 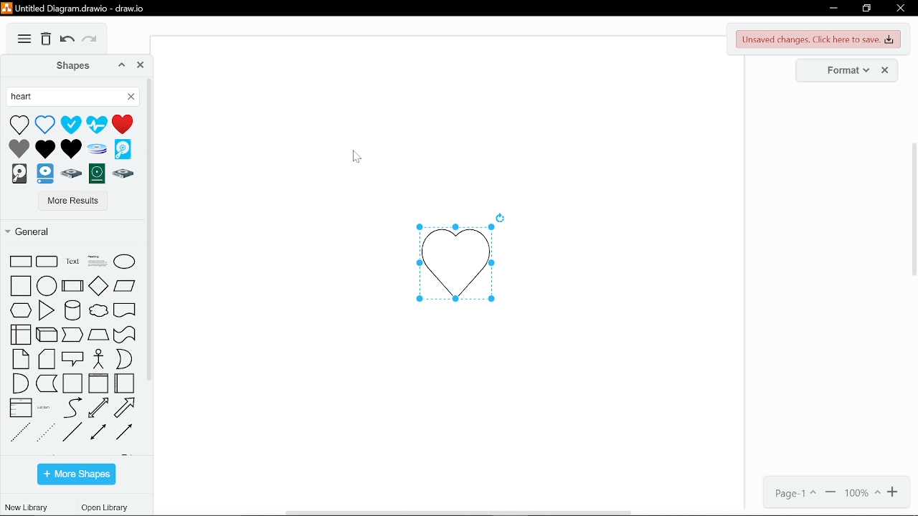 I want to click on healthy, so click(x=70, y=124).